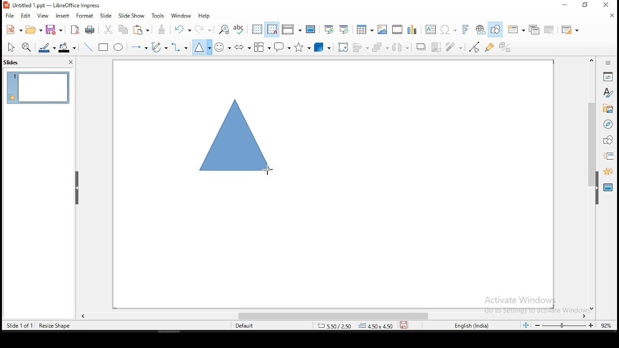  Describe the element at coordinates (610, 156) in the screenshot. I see `slide transition` at that location.